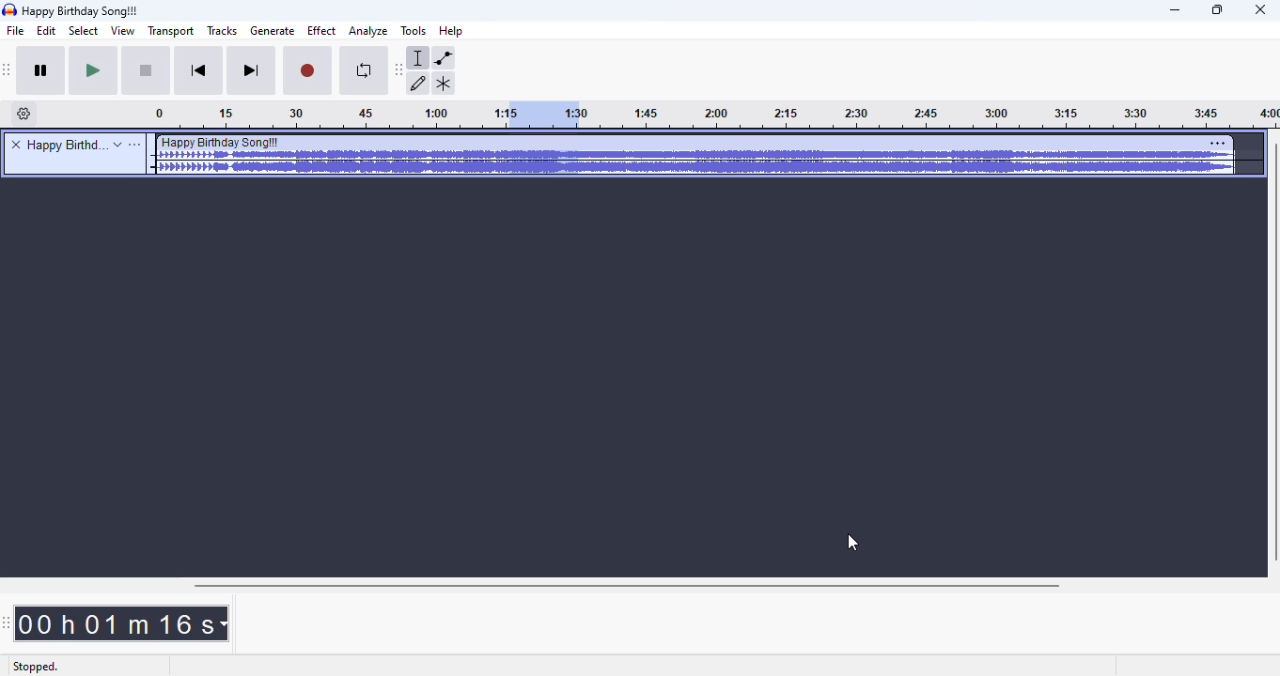 The image size is (1280, 676). Describe the element at coordinates (94, 71) in the screenshot. I see `play` at that location.